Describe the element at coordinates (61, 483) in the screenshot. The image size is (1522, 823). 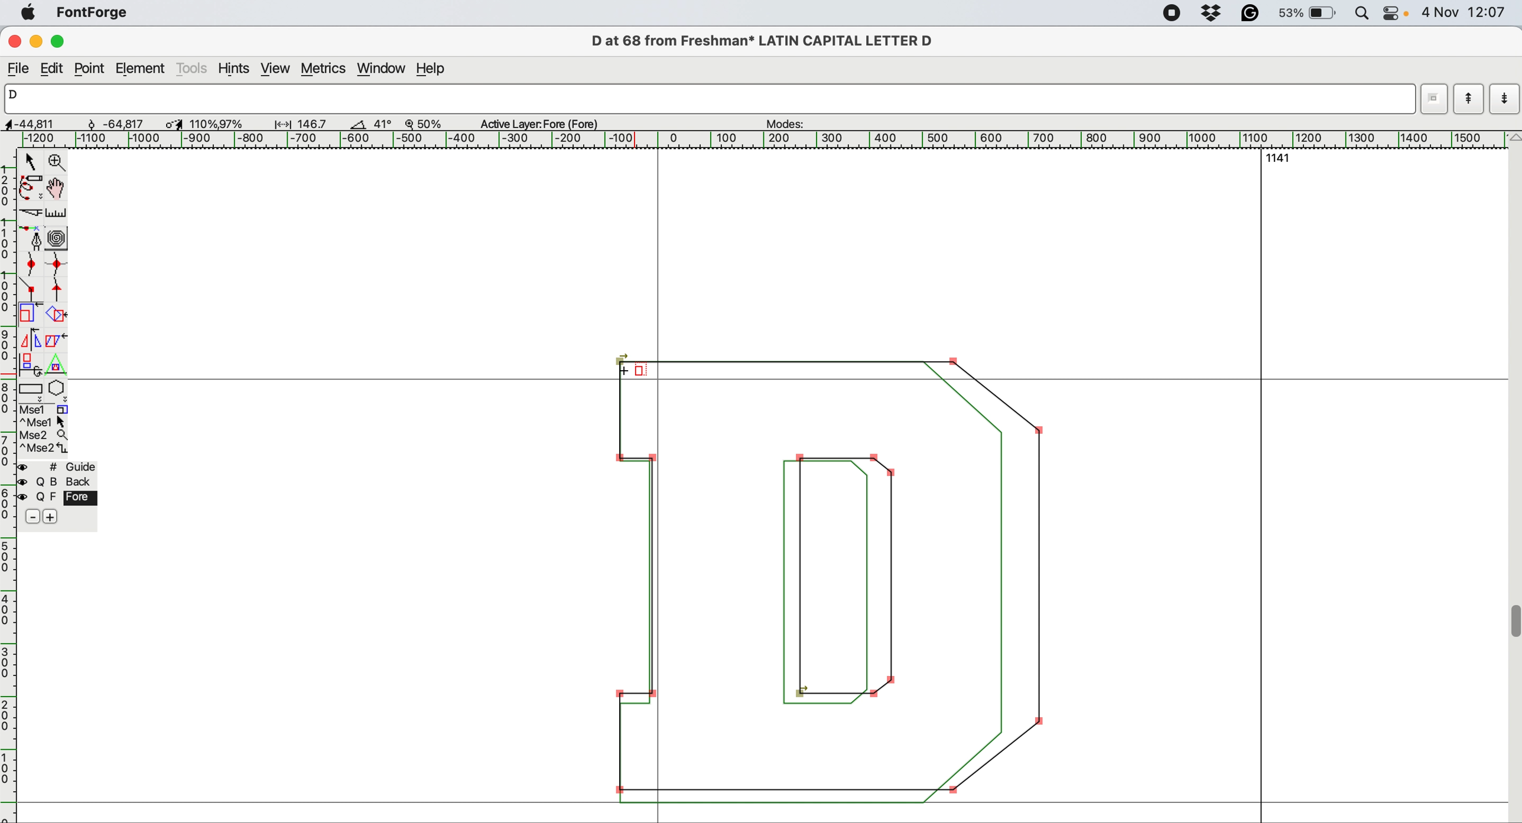
I see `Q B back` at that location.